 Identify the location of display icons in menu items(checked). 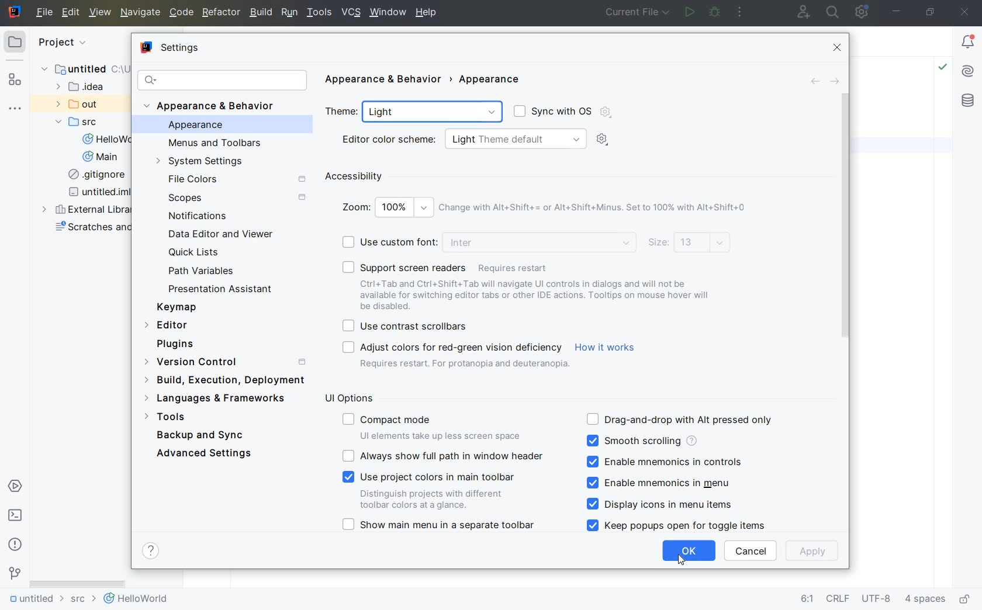
(662, 505).